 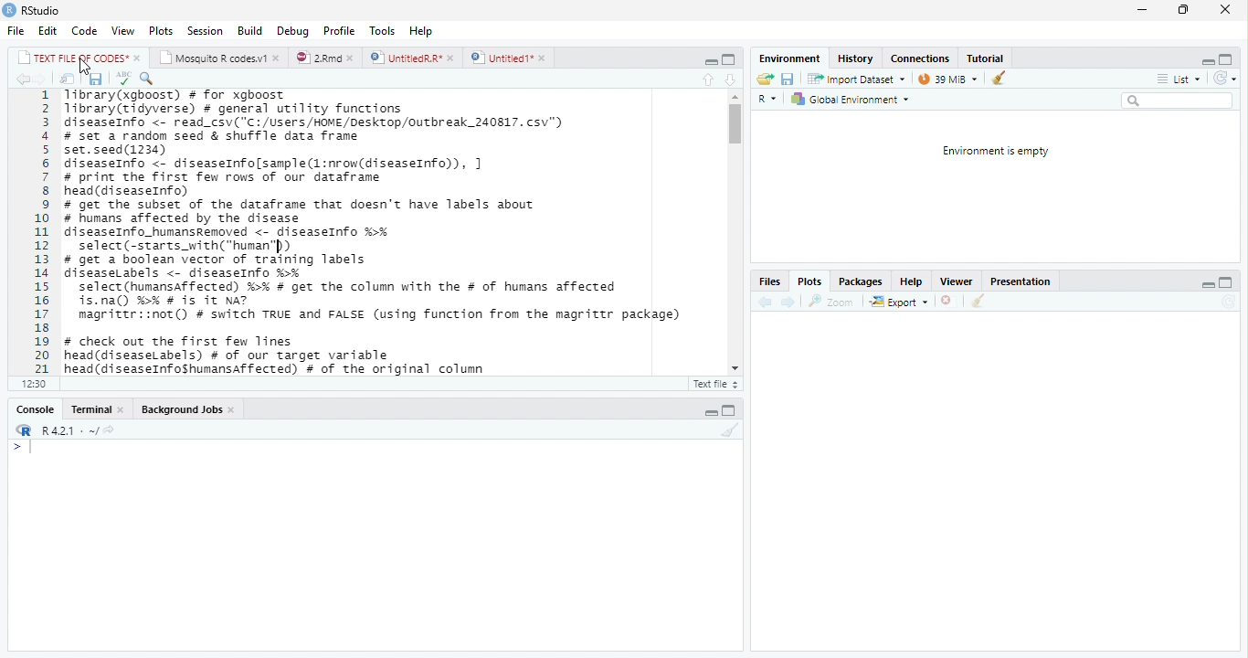 What do you see at coordinates (732, 409) in the screenshot?
I see `Maximize` at bounding box center [732, 409].